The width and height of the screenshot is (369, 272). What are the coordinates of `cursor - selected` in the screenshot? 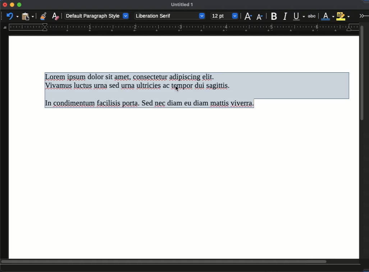 It's located at (177, 90).